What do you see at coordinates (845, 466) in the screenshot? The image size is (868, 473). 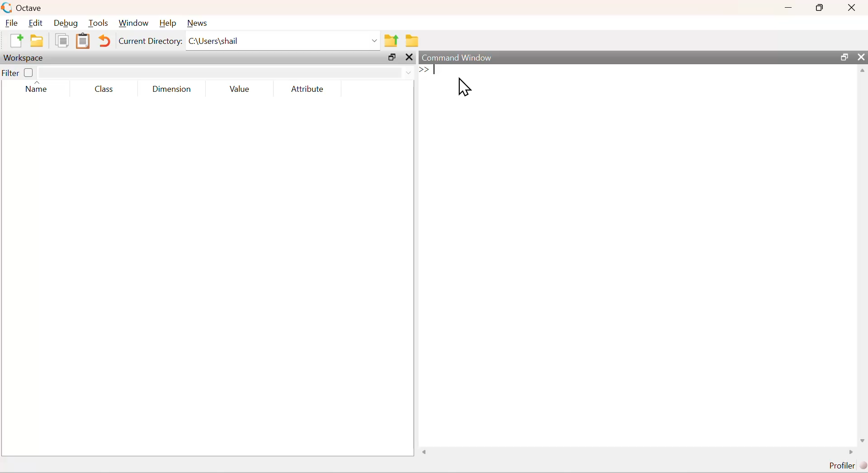 I see `Profiler` at bounding box center [845, 466].